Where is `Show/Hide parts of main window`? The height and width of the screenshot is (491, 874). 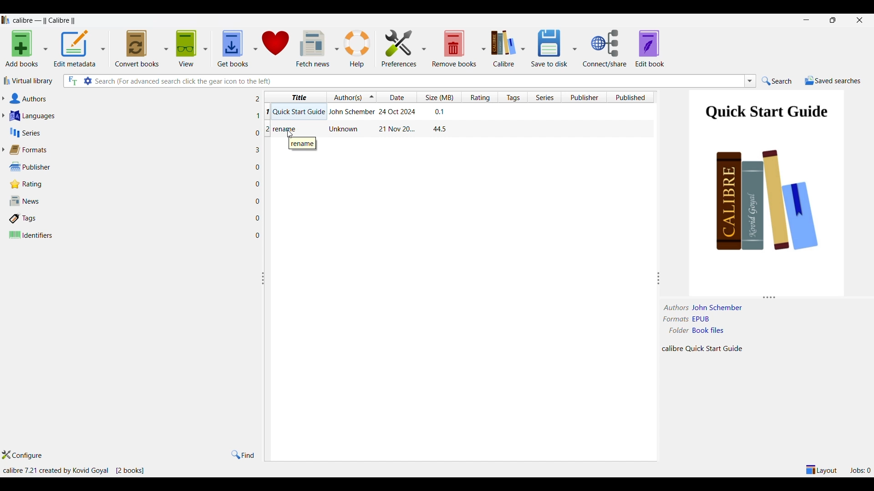 Show/Hide parts of main window is located at coordinates (821, 470).